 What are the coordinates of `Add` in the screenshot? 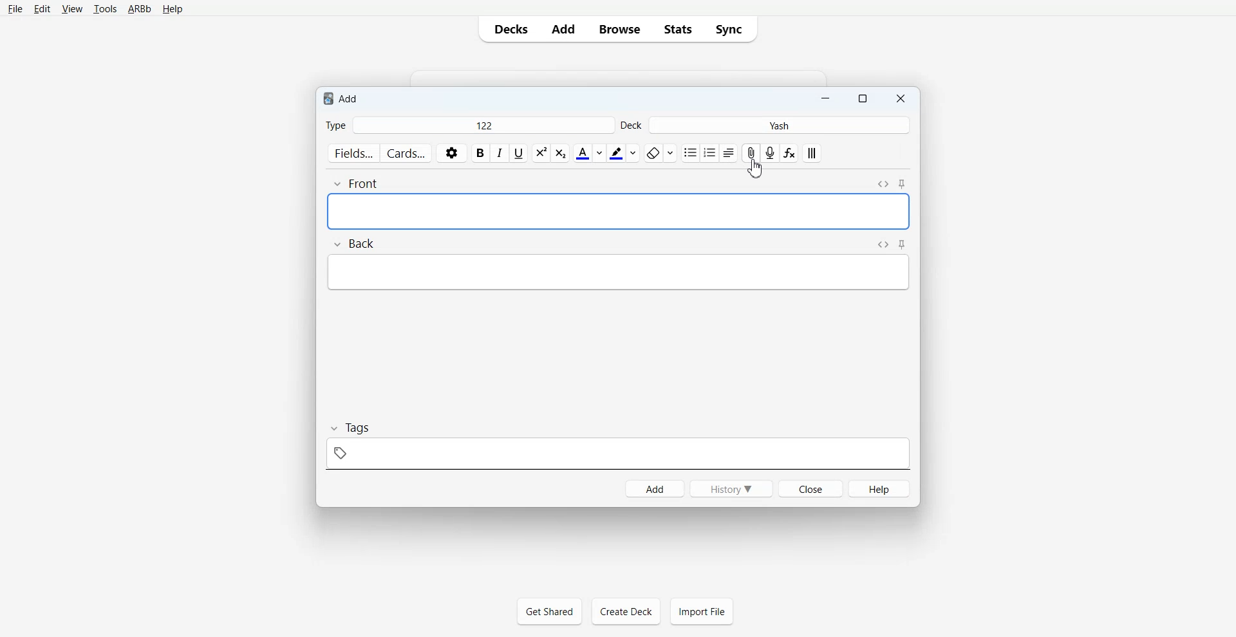 It's located at (654, 488).